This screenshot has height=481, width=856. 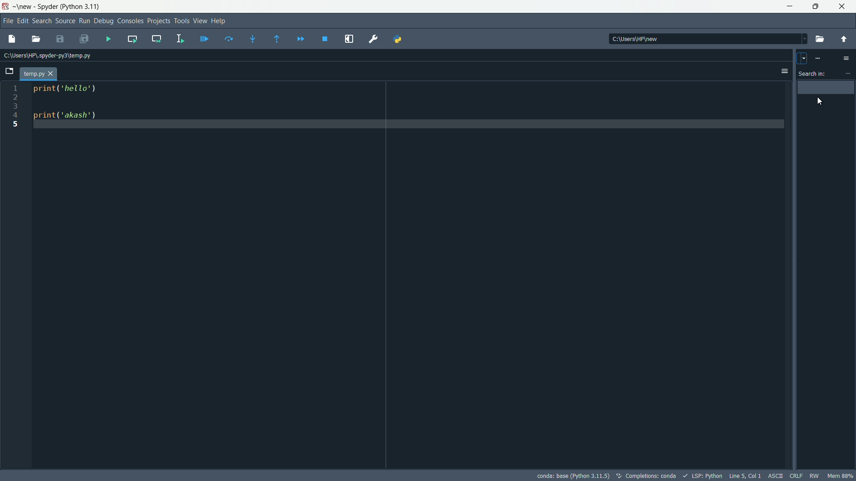 I want to click on open file, so click(x=37, y=38).